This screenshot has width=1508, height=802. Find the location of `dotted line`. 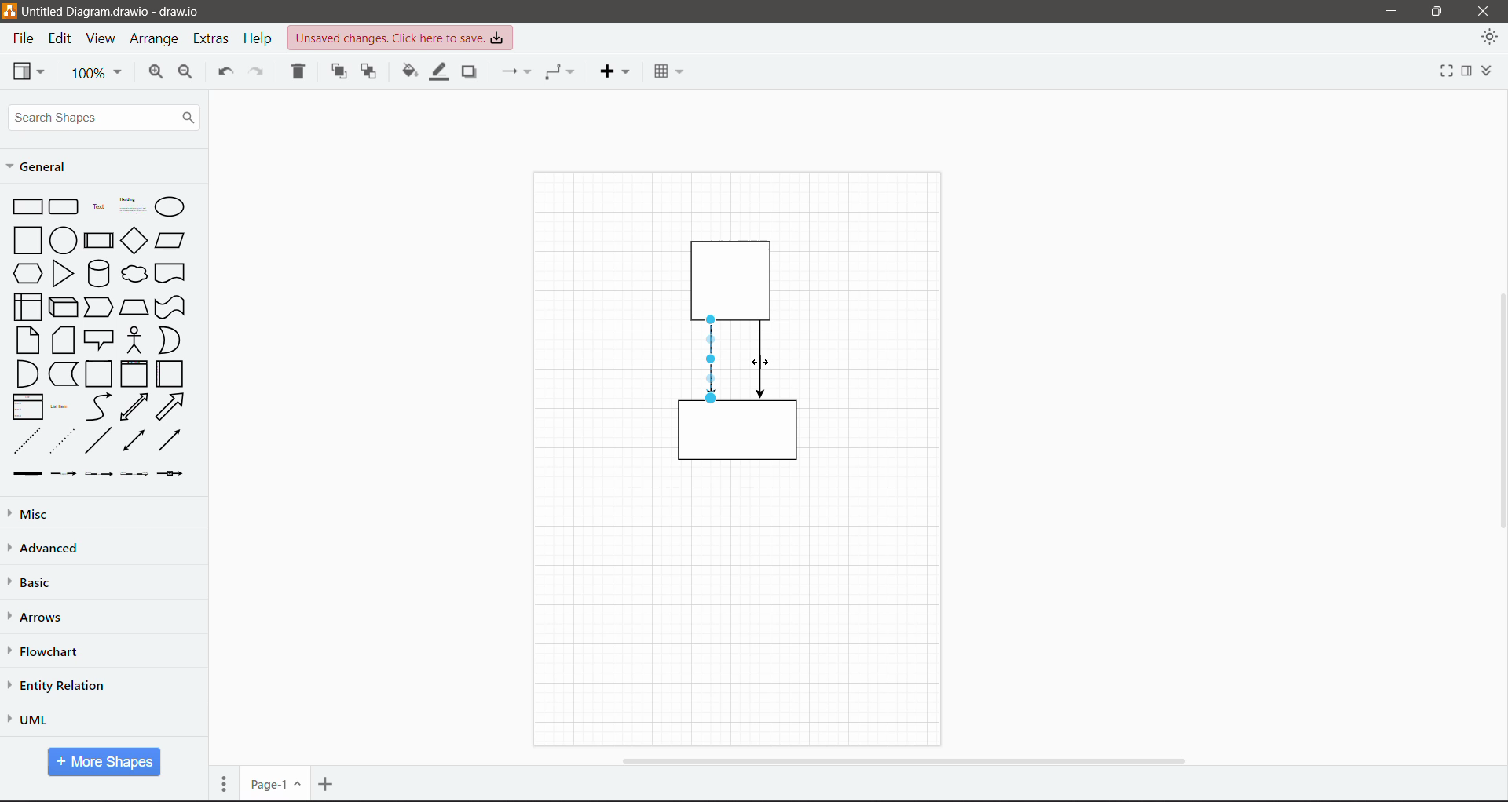

dotted line is located at coordinates (62, 440).